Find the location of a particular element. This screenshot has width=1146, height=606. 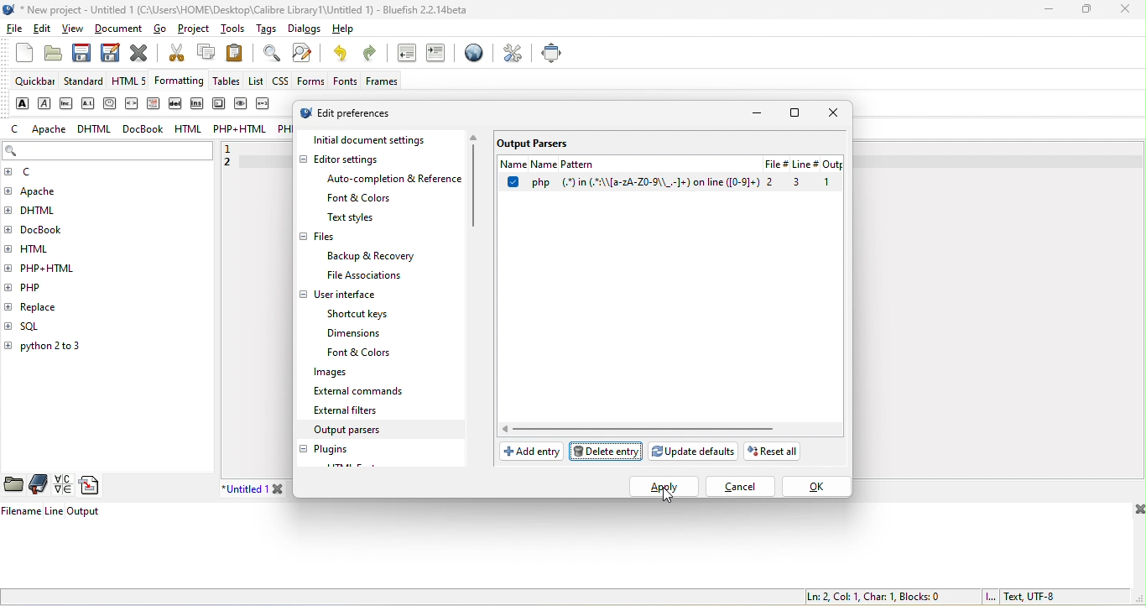

text, utf 8 is located at coordinates (1019, 597).